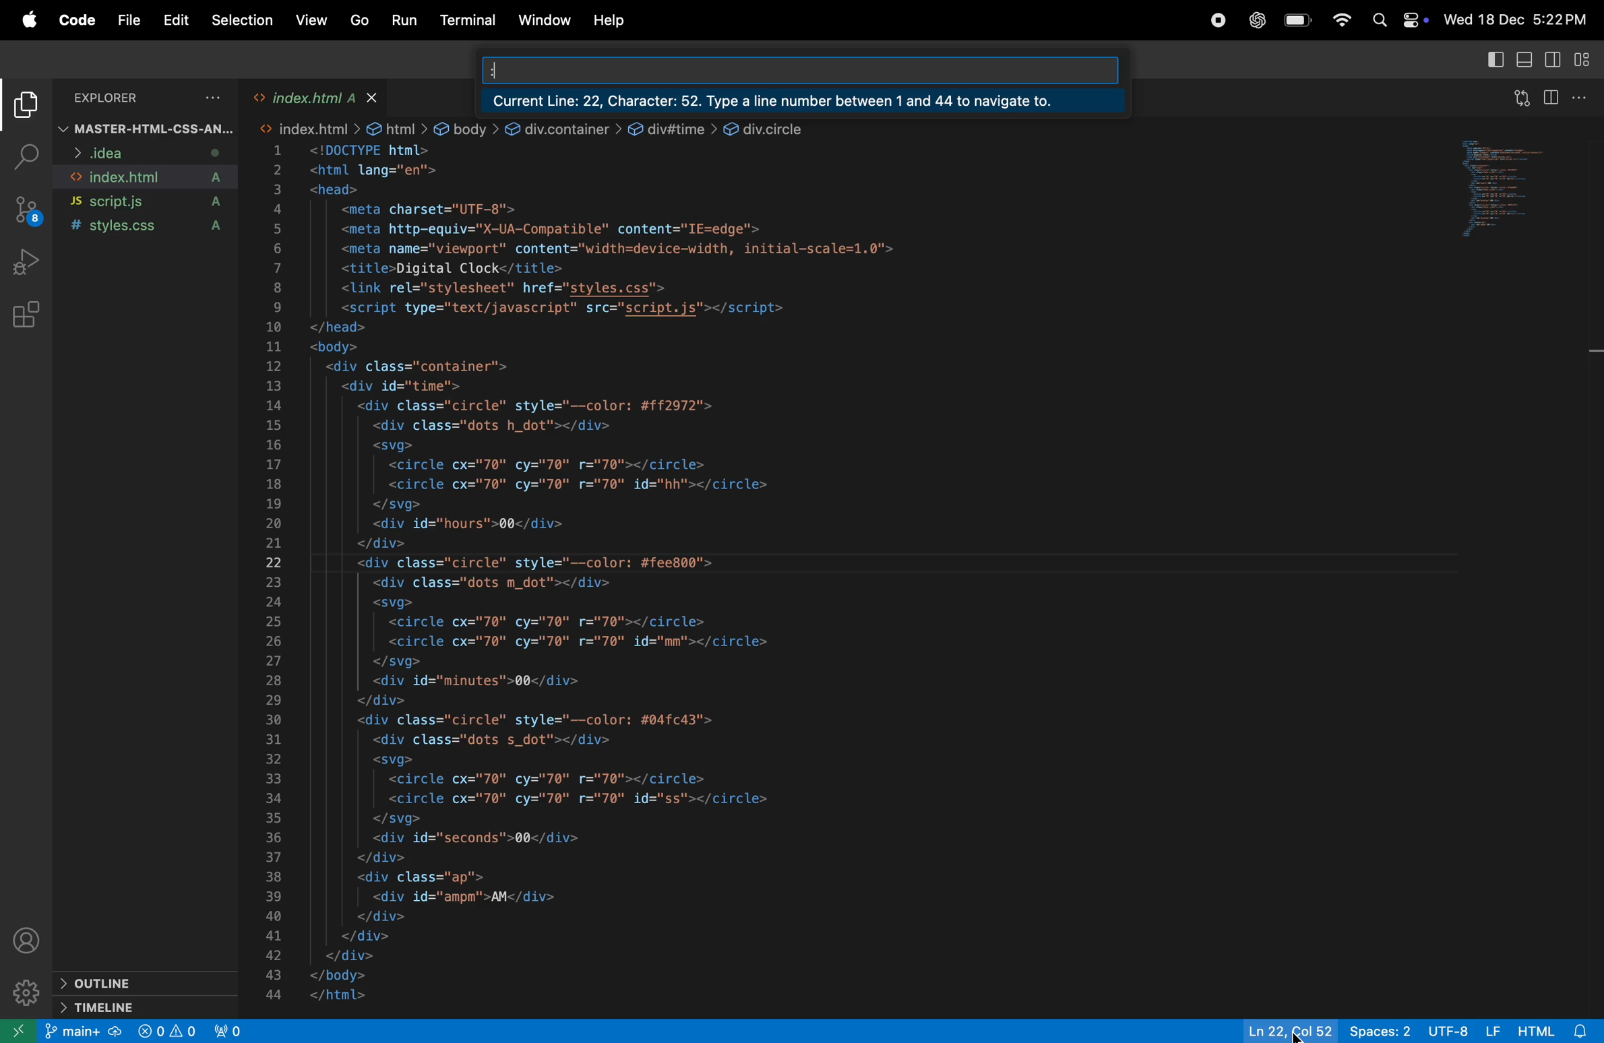  What do you see at coordinates (1338, 22) in the screenshot?
I see `wifi` at bounding box center [1338, 22].